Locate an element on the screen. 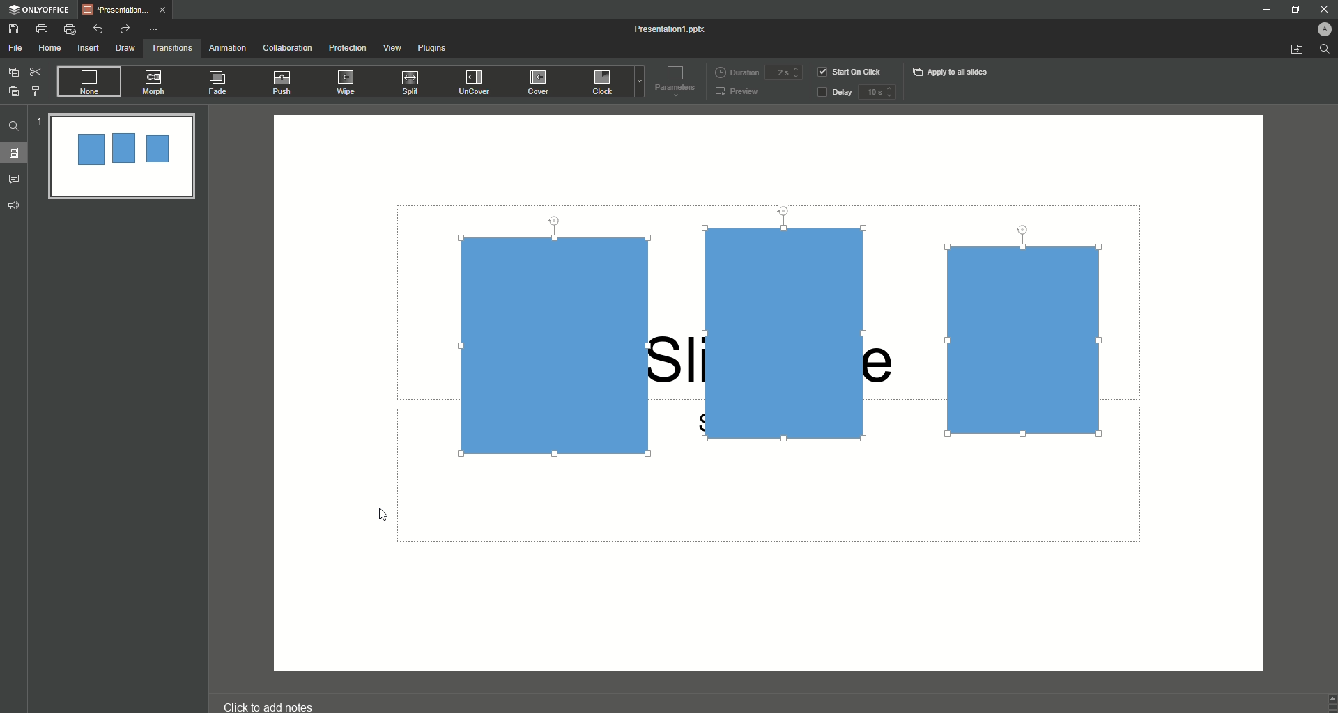 This screenshot has width=1338, height=713. Push is located at coordinates (284, 83).